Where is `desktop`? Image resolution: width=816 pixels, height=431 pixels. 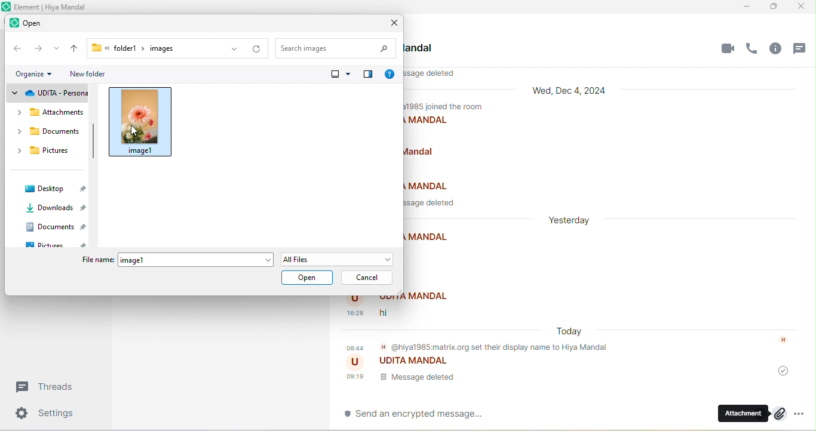
desktop is located at coordinates (53, 189).